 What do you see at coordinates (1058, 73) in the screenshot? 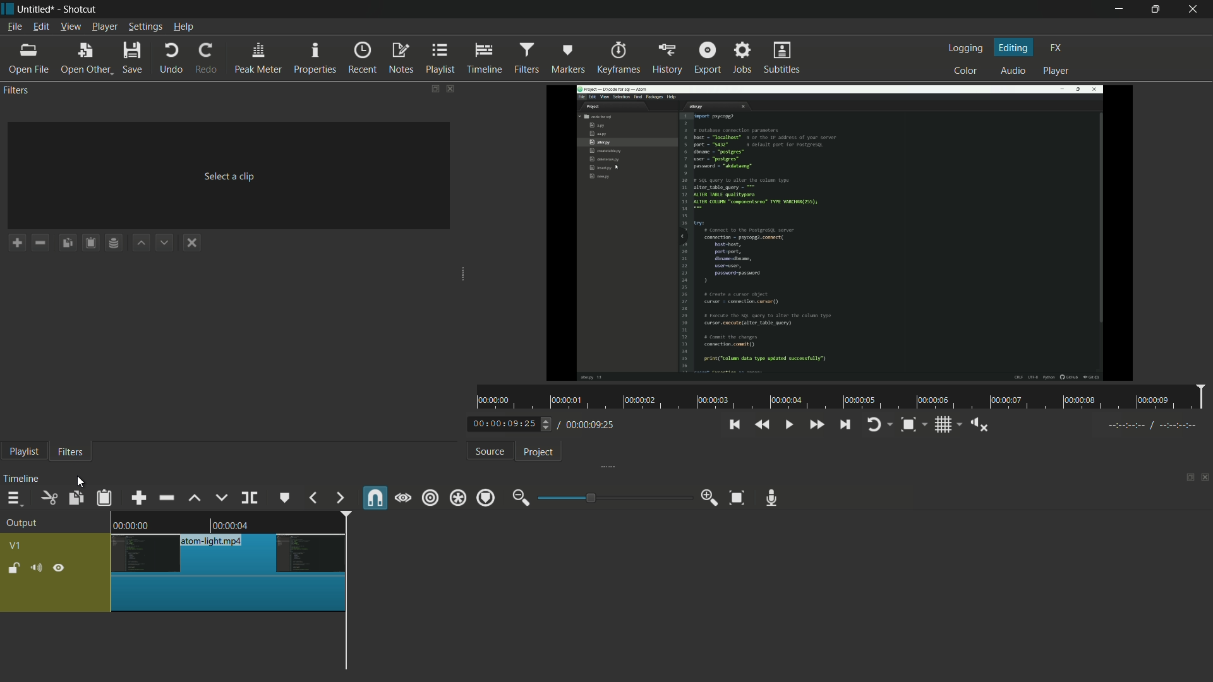
I see `player` at bounding box center [1058, 73].